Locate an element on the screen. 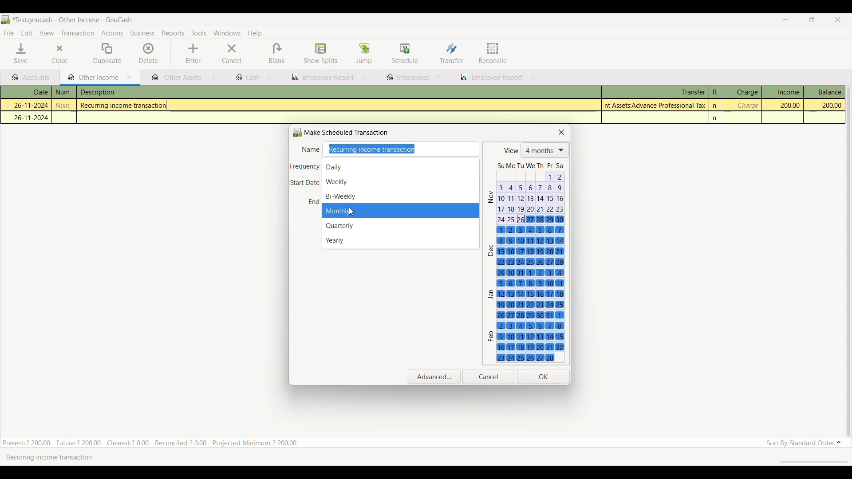 Image resolution: width=852 pixels, height=479 pixels. Quarterly is located at coordinates (401, 227).